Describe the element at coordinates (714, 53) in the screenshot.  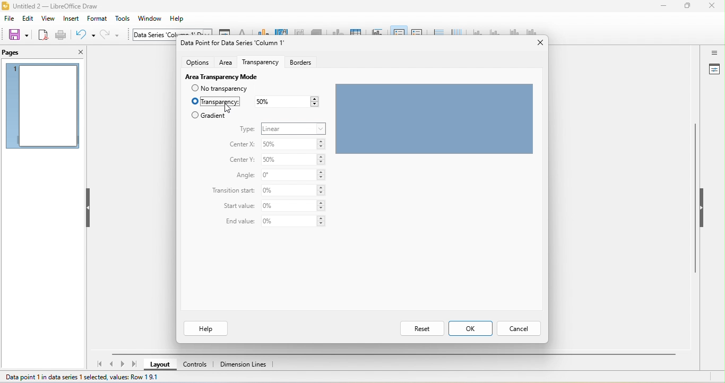
I see `toggle sidebar` at that location.